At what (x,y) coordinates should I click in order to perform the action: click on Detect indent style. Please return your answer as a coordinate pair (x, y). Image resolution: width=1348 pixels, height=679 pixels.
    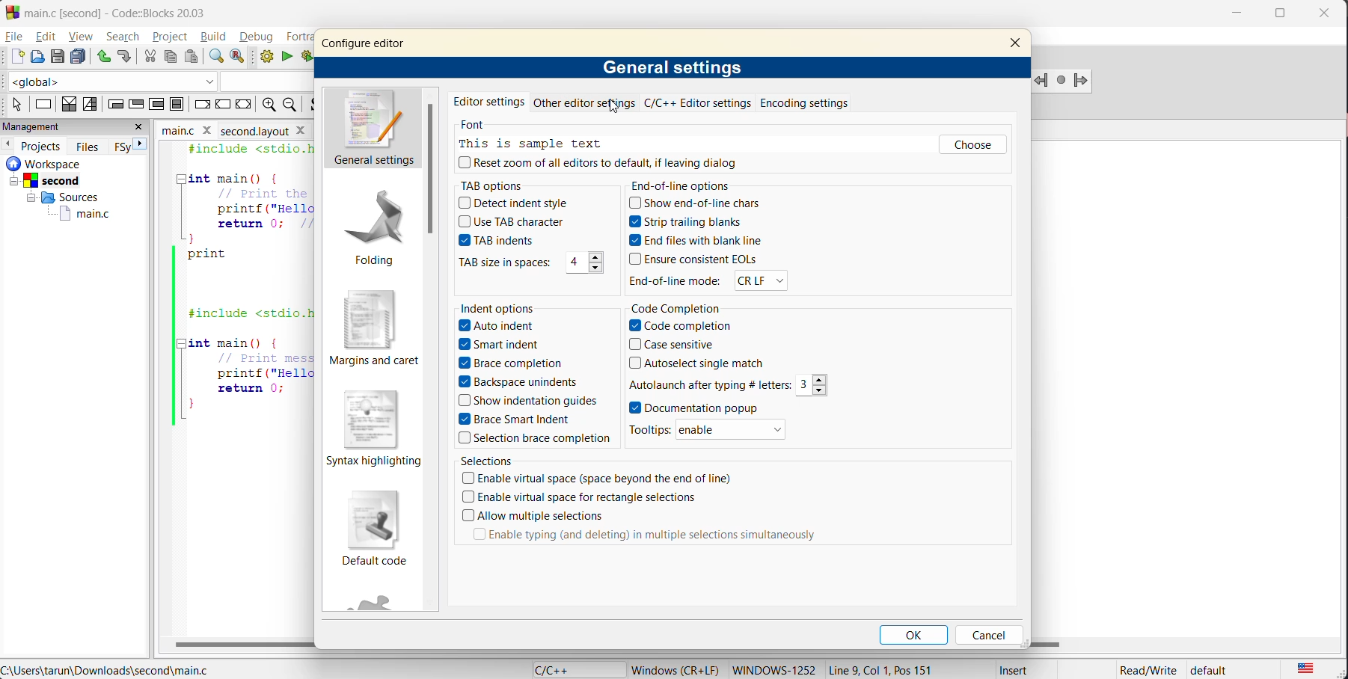
    Looking at the image, I should click on (509, 203).